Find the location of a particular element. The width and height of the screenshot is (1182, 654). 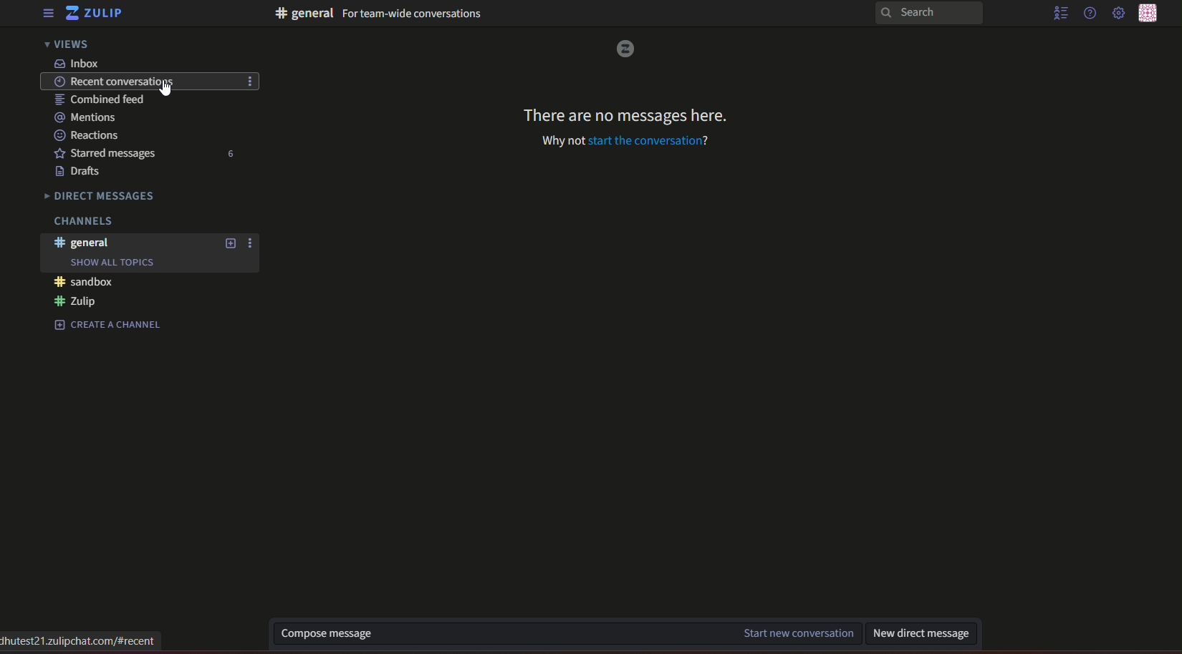

recent conversation is located at coordinates (110, 82).